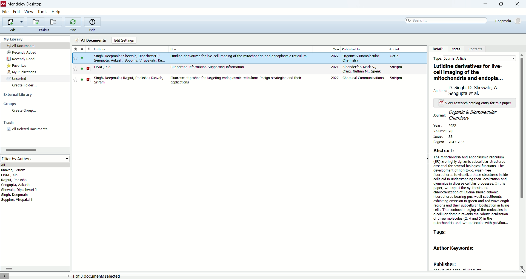 This screenshot has height=279, width=526. I want to click on journal: organic & biomolecular chemistry, so click(471, 115).